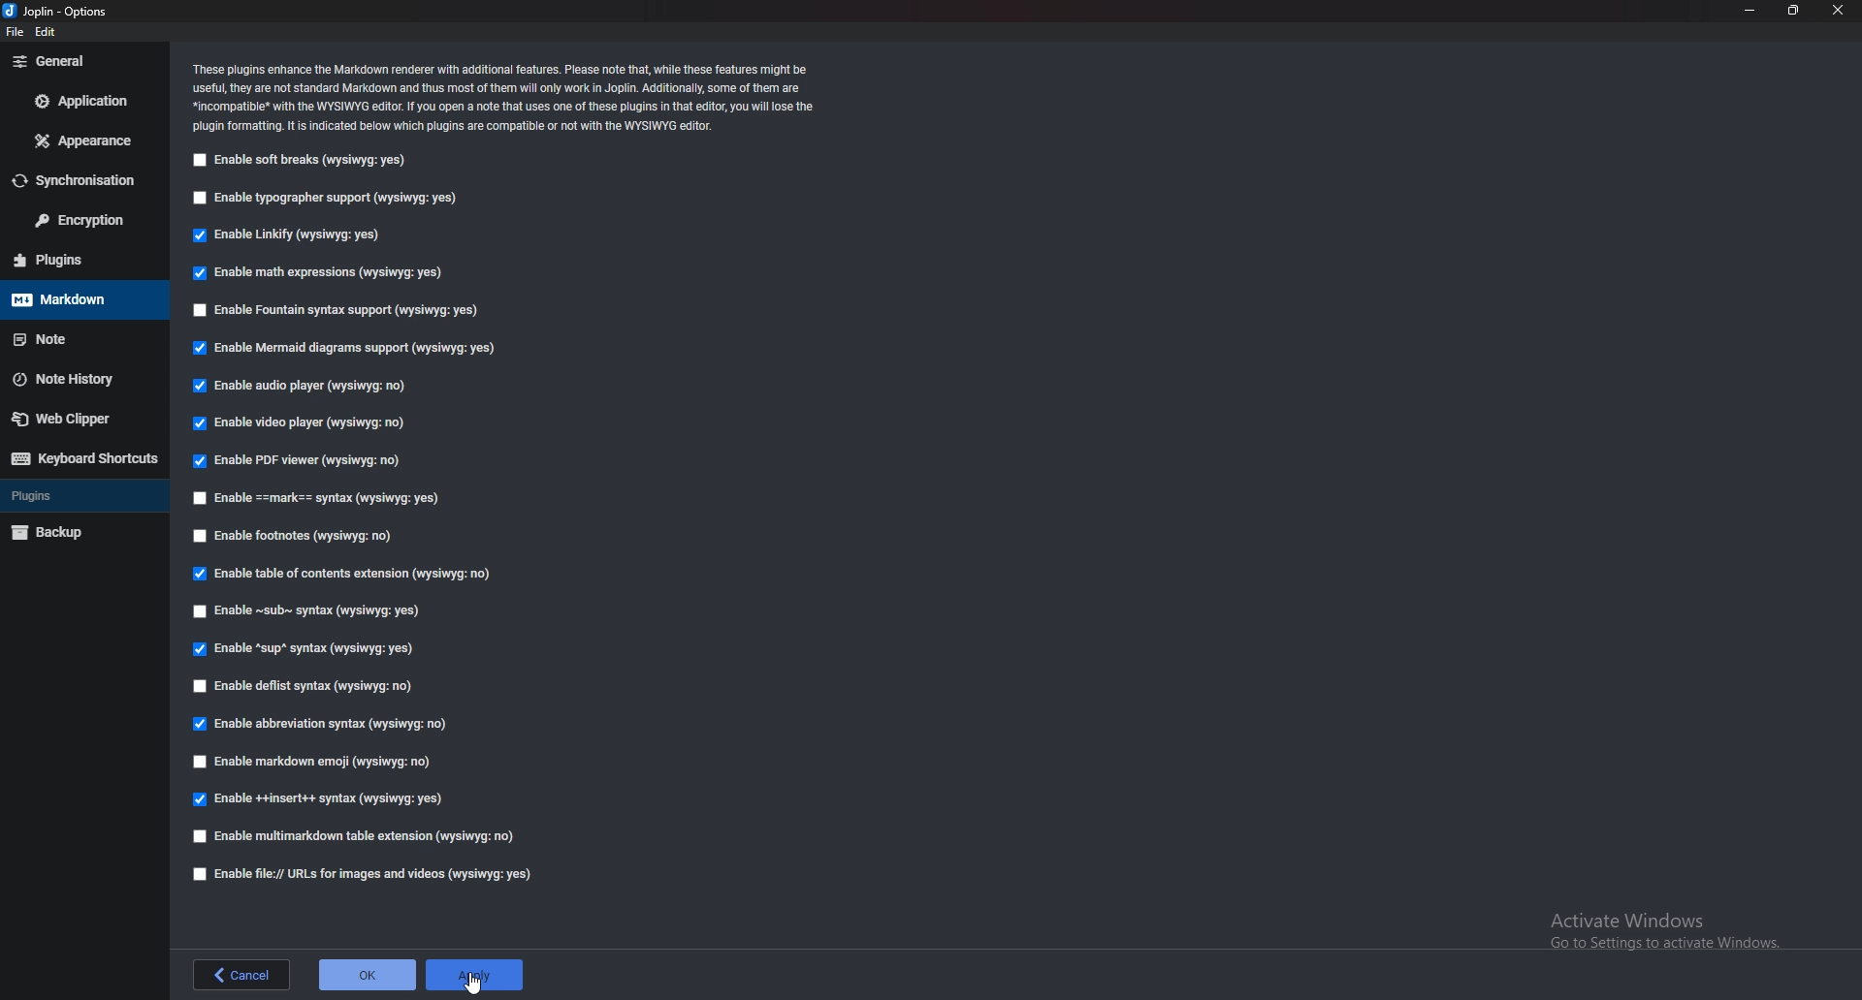 Image resolution: width=1862 pixels, height=1000 pixels. Describe the element at coordinates (52, 33) in the screenshot. I see `edit` at that location.